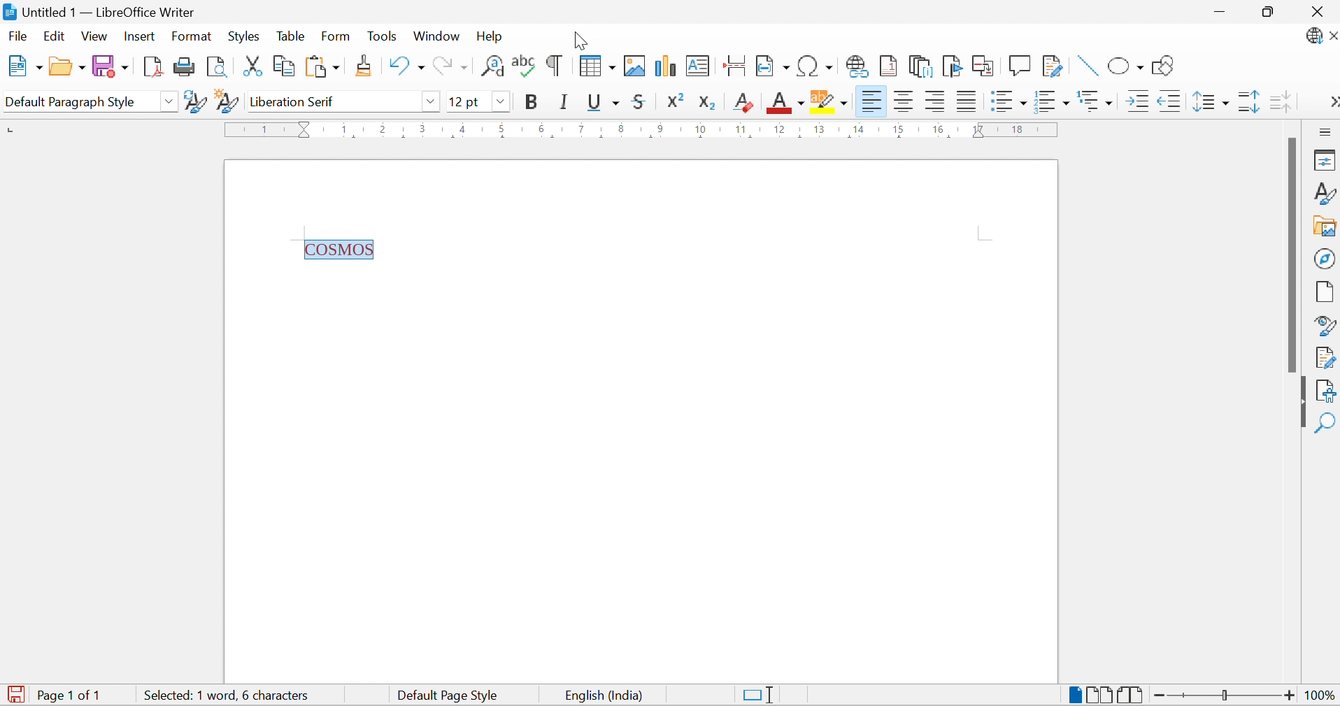 The image size is (1340, 706). What do you see at coordinates (532, 102) in the screenshot?
I see `Bold` at bounding box center [532, 102].